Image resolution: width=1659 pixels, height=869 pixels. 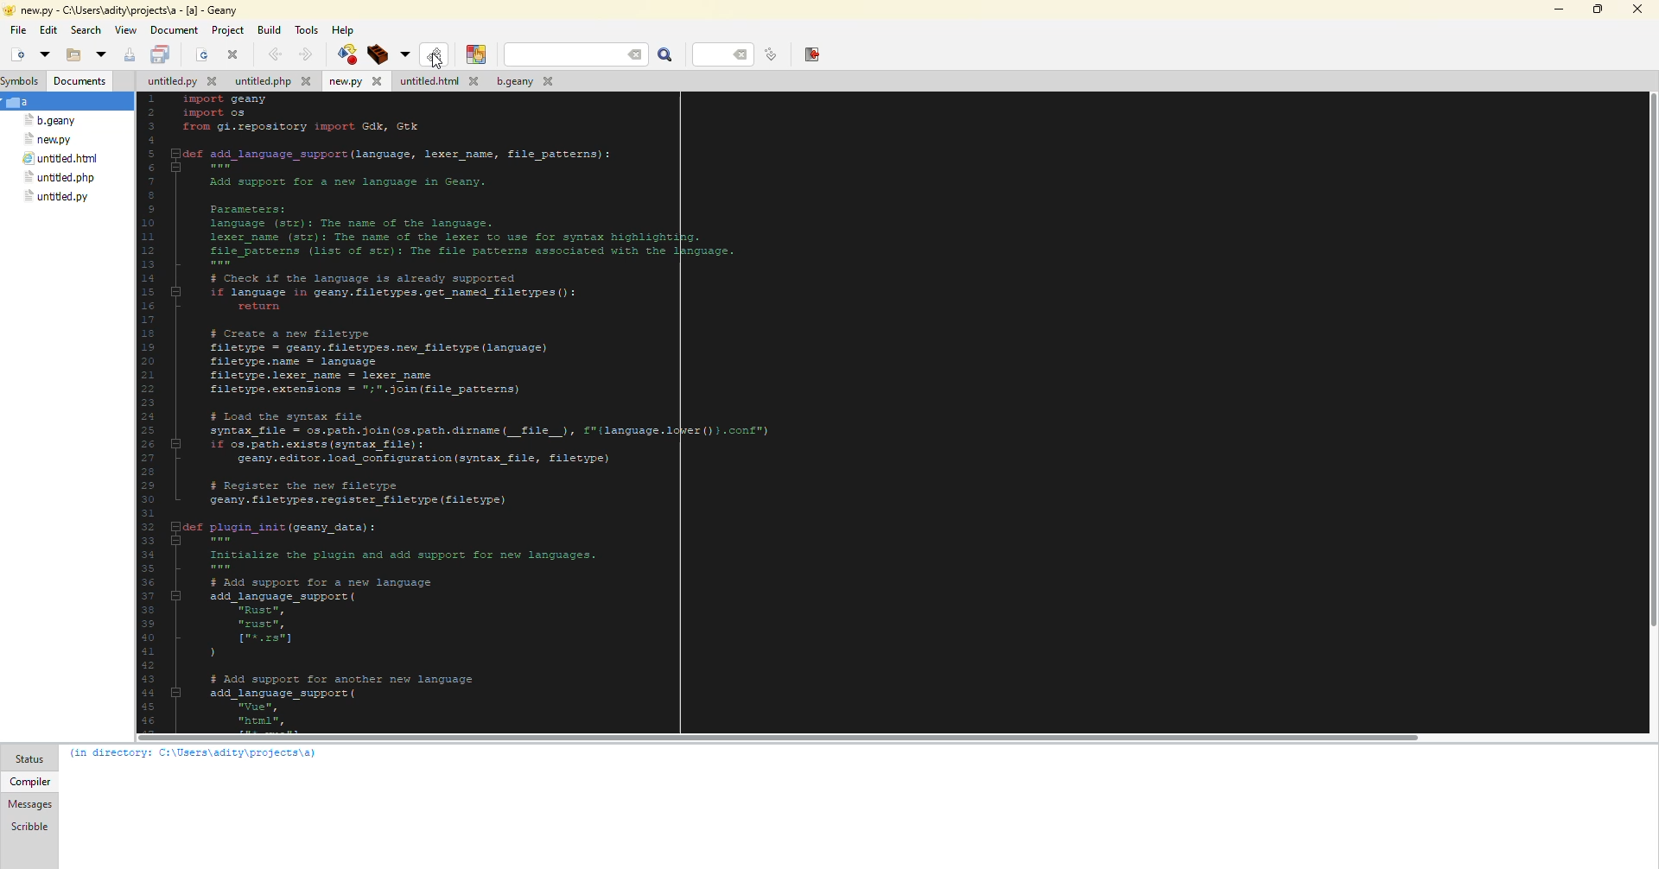 What do you see at coordinates (70, 56) in the screenshot?
I see `open` at bounding box center [70, 56].